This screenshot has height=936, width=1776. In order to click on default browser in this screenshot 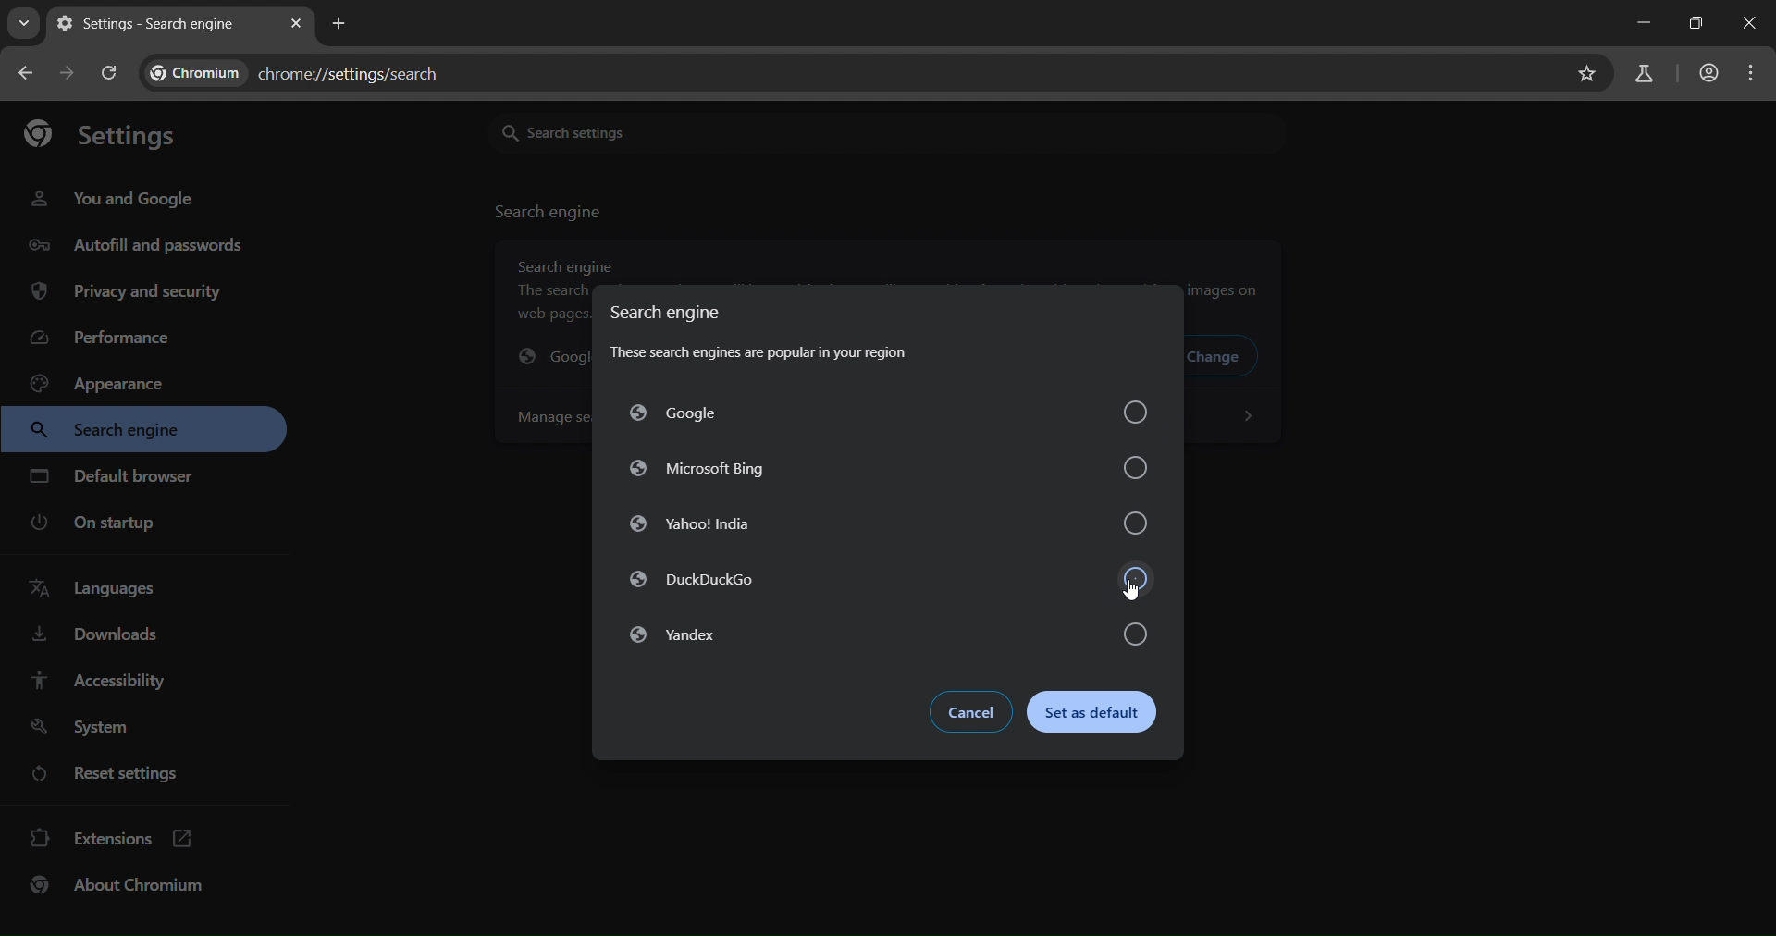, I will do `click(115, 475)`.